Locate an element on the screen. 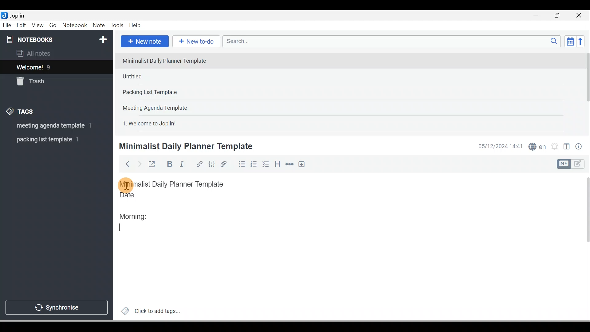 This screenshot has width=590, height=332. Tags is located at coordinates (22, 113).